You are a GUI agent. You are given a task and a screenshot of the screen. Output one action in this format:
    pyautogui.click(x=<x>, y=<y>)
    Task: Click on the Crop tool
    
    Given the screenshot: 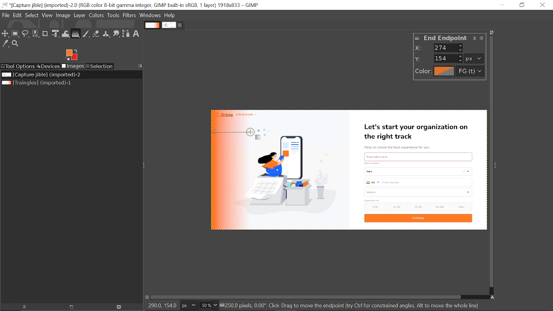 What is the action you would take?
    pyautogui.click(x=46, y=33)
    